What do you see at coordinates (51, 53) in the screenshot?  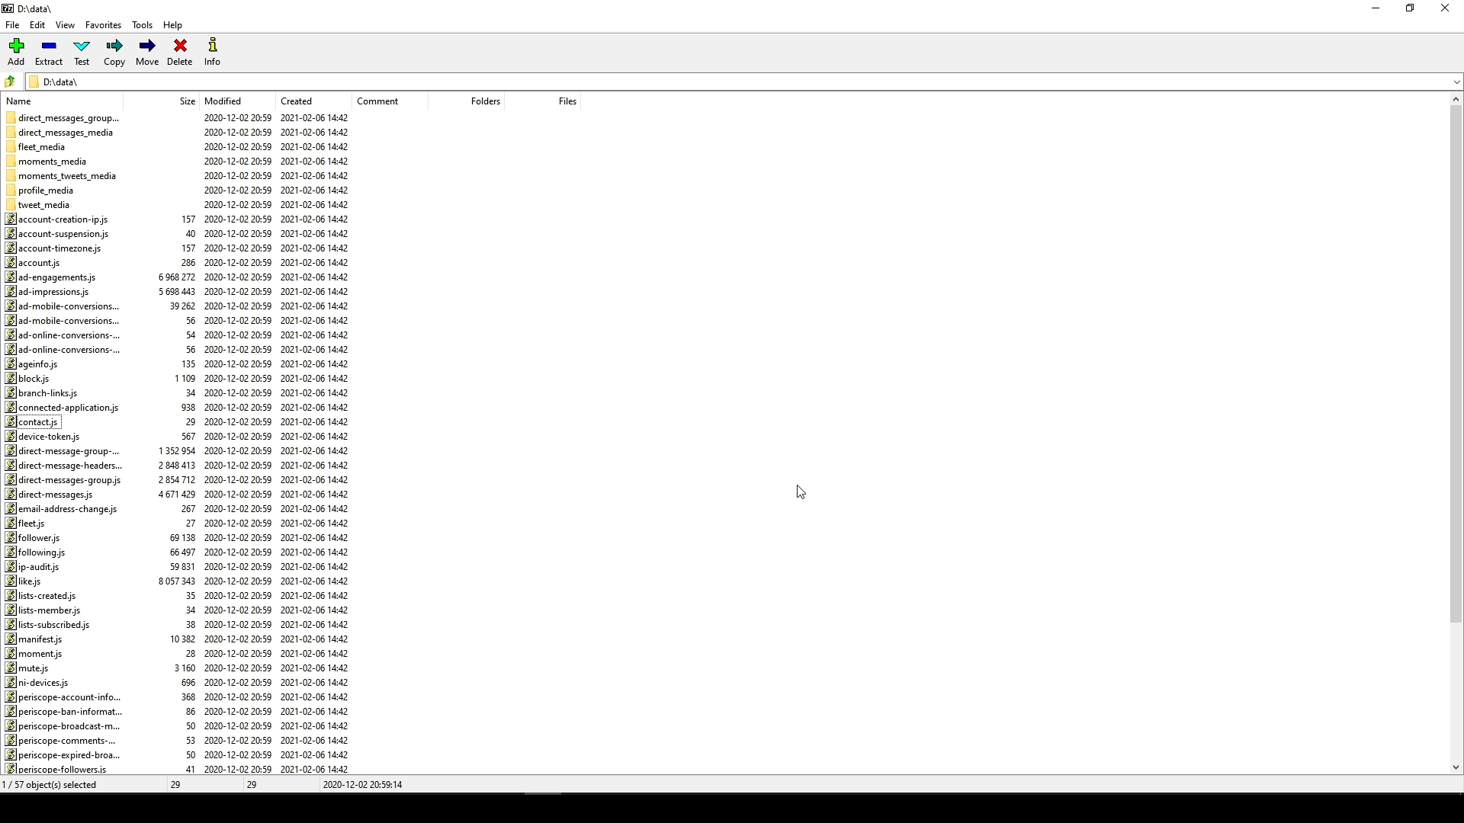 I see `Extract` at bounding box center [51, 53].